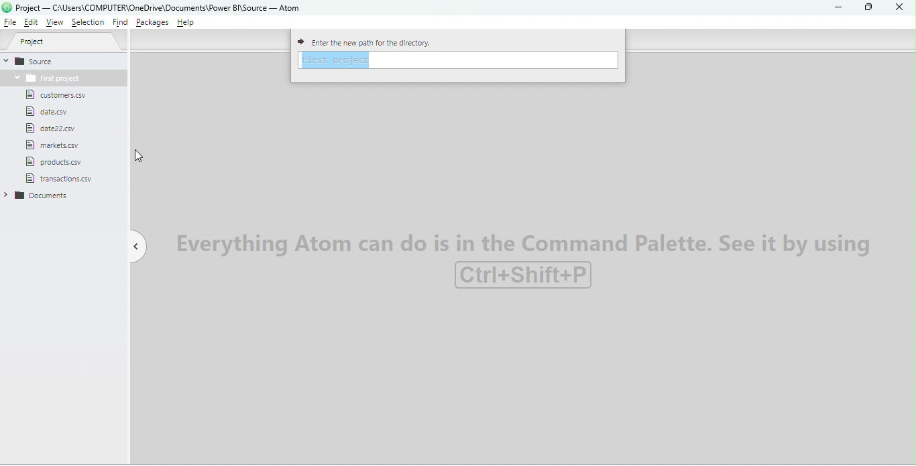 The width and height of the screenshot is (916, 466). Describe the element at coordinates (10, 23) in the screenshot. I see `File` at that location.